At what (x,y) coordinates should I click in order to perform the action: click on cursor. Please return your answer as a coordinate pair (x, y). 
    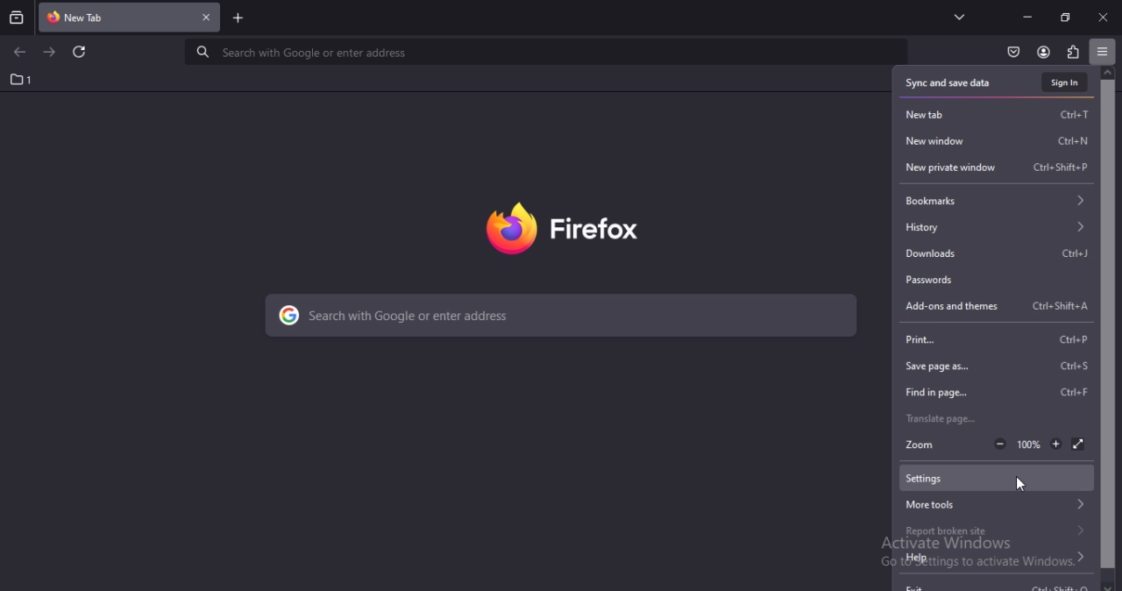
    Looking at the image, I should click on (1019, 485).